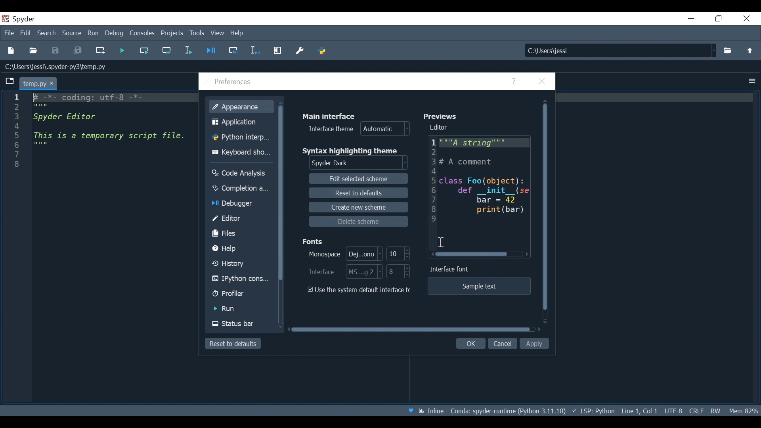  Describe the element at coordinates (241, 234) in the screenshot. I see `Files` at that location.